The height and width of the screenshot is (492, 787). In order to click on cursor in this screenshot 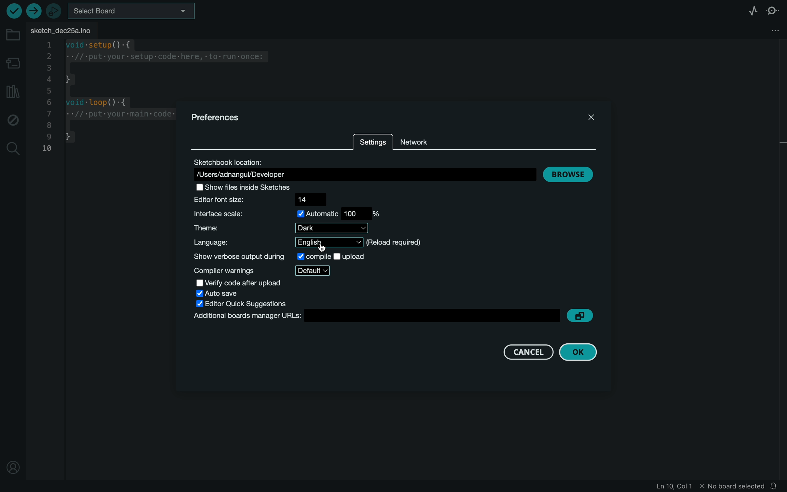, I will do `click(323, 247)`.